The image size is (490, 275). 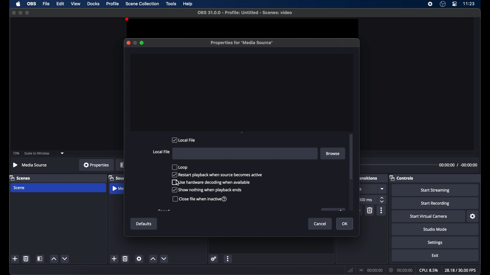 What do you see at coordinates (65, 258) in the screenshot?
I see `decrement` at bounding box center [65, 258].